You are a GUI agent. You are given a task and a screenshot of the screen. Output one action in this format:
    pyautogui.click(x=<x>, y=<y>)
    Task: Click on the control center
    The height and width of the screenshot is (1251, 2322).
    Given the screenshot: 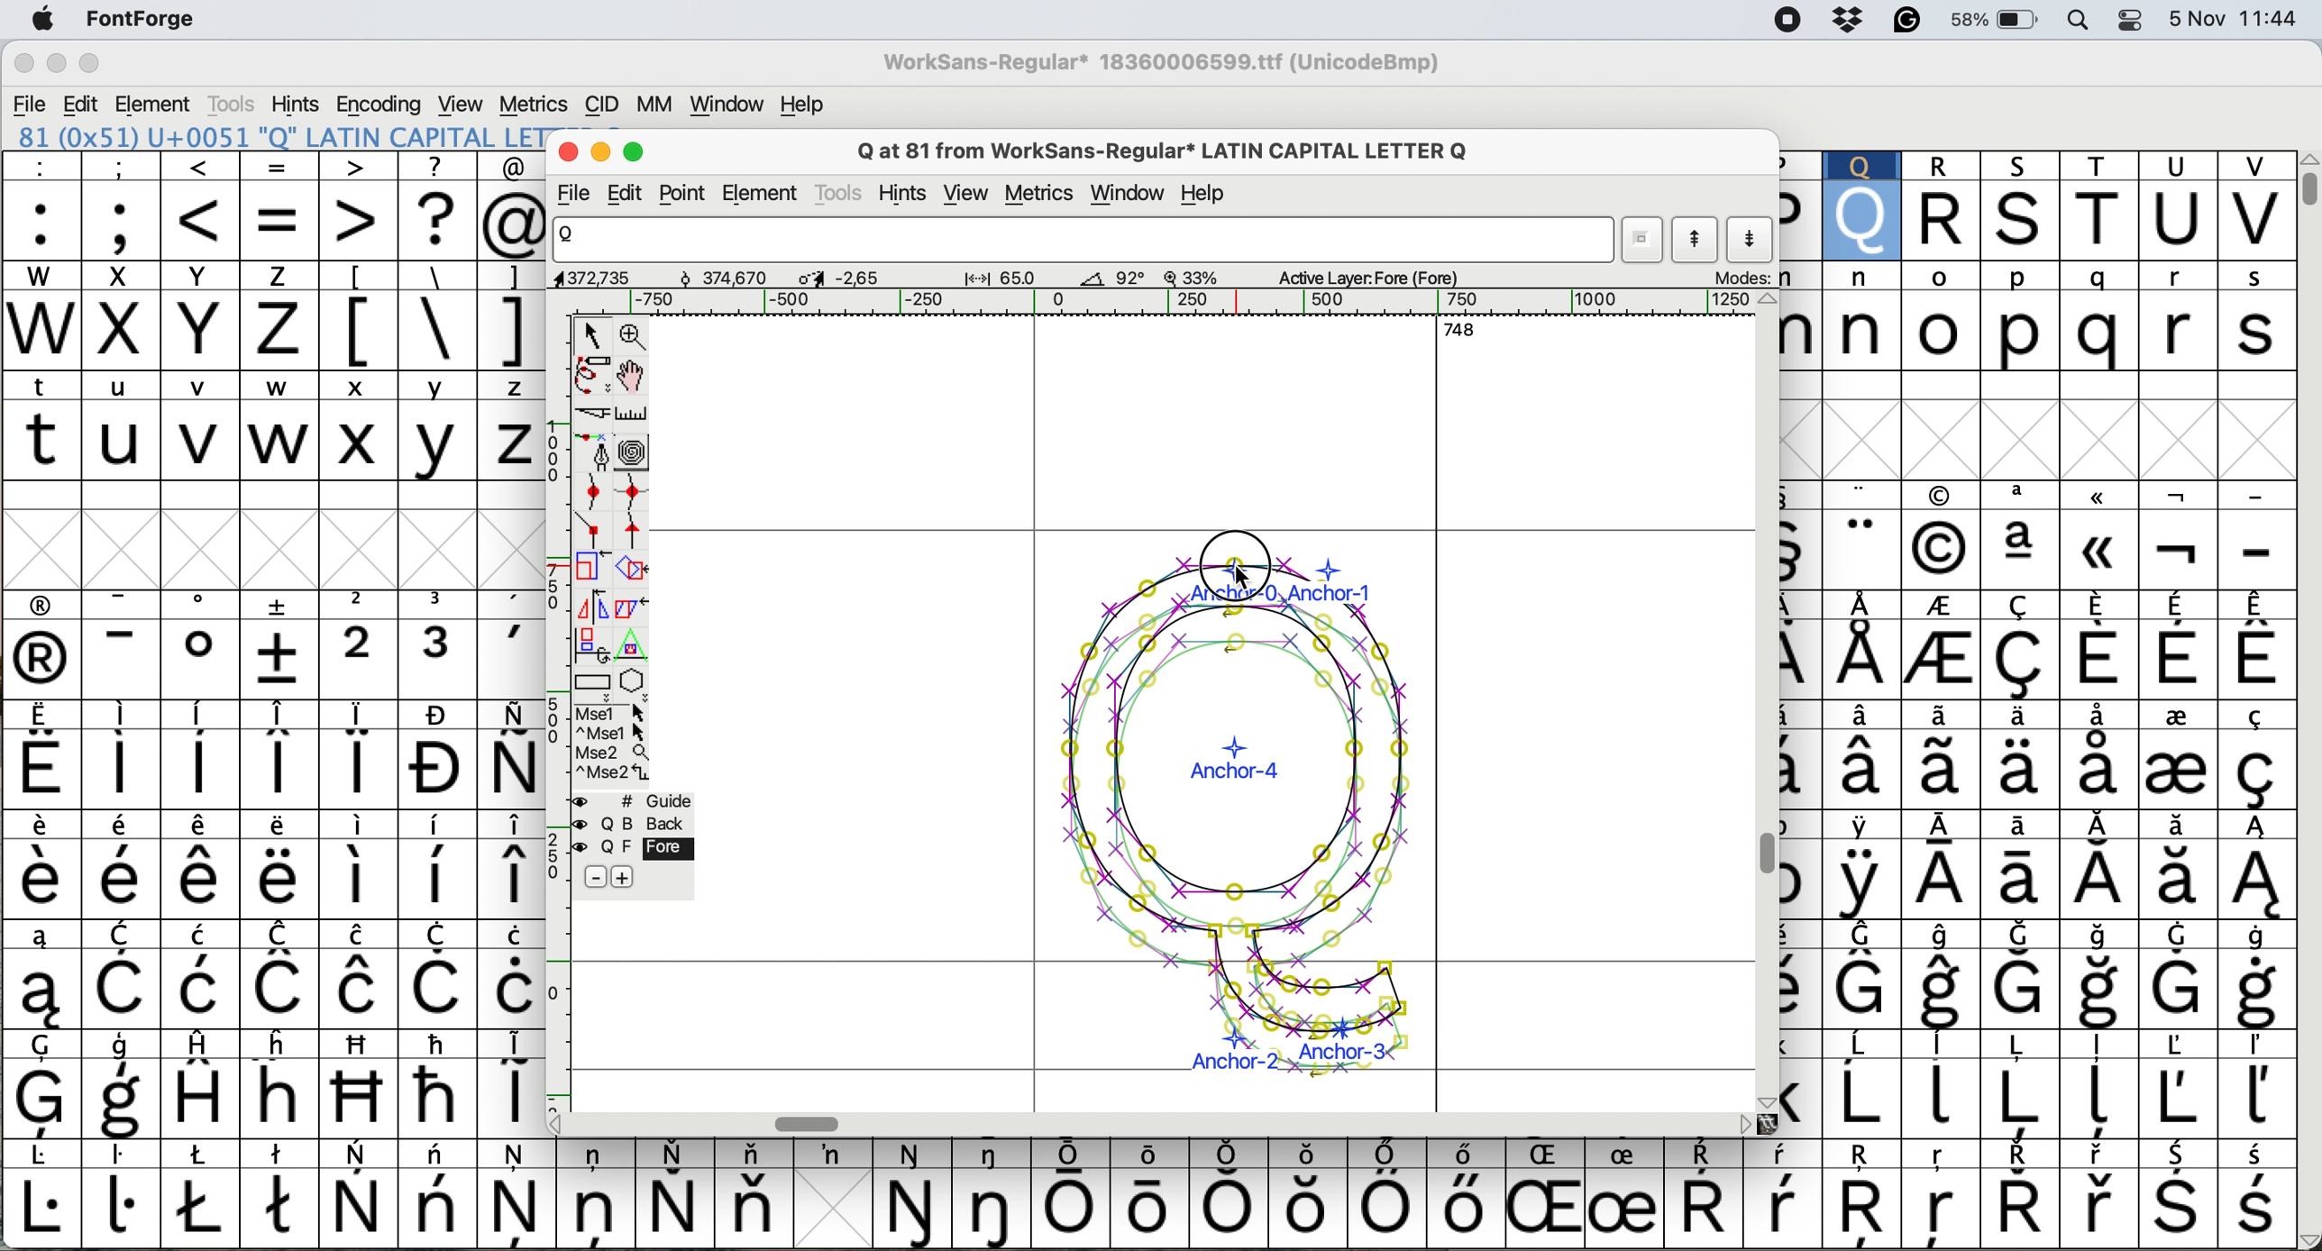 What is the action you would take?
    pyautogui.click(x=2131, y=22)
    